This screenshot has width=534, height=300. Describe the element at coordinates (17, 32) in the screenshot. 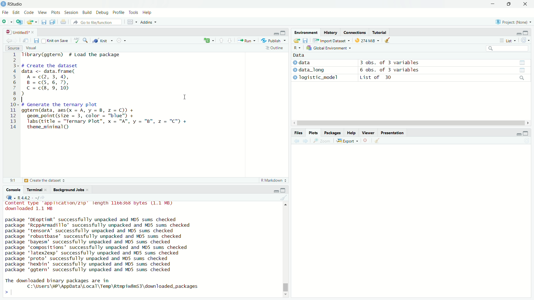

I see `) | UntitledS*` at that location.